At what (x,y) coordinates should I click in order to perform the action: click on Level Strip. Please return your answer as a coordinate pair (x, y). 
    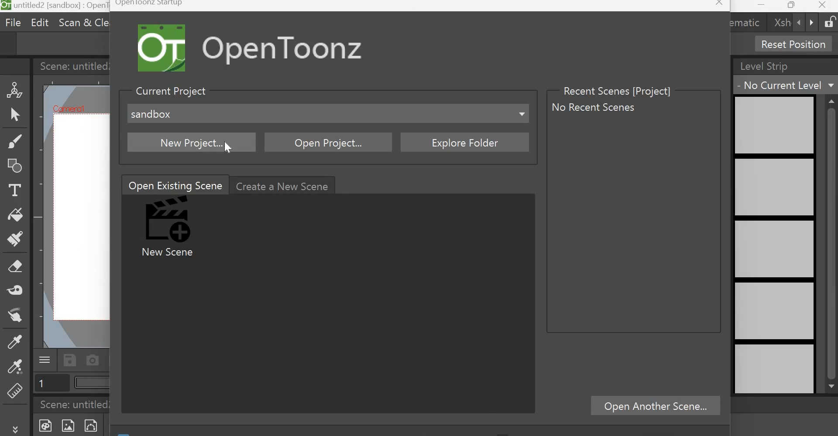
    Looking at the image, I should click on (771, 65).